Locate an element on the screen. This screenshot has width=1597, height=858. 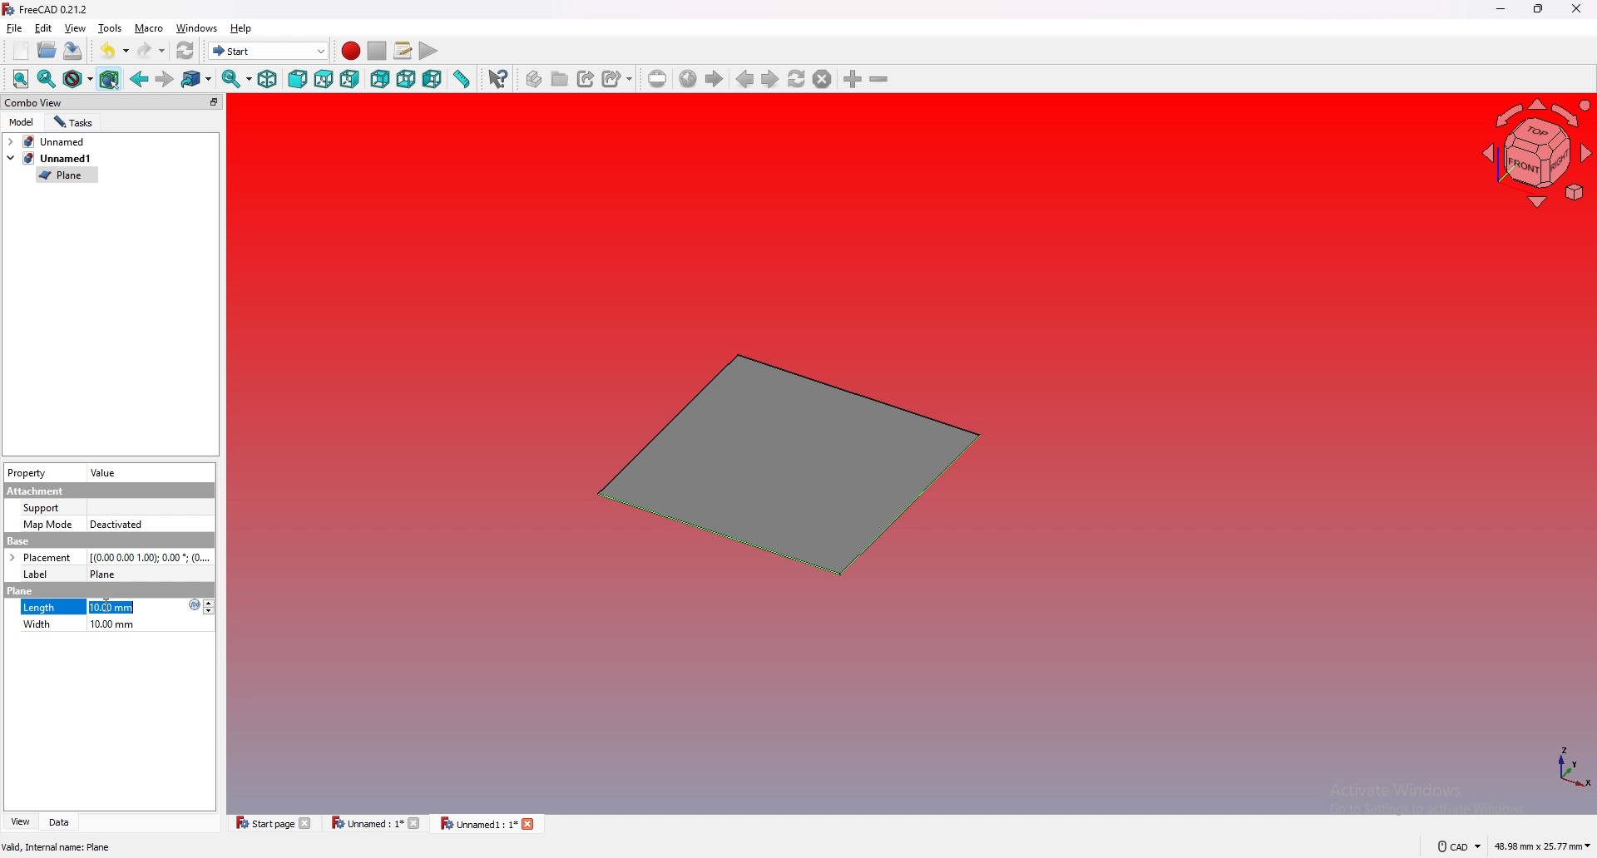
create sub link is located at coordinates (618, 79).